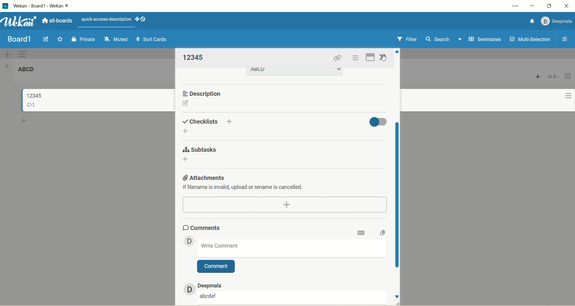  Describe the element at coordinates (550, 6) in the screenshot. I see `maximize` at that location.